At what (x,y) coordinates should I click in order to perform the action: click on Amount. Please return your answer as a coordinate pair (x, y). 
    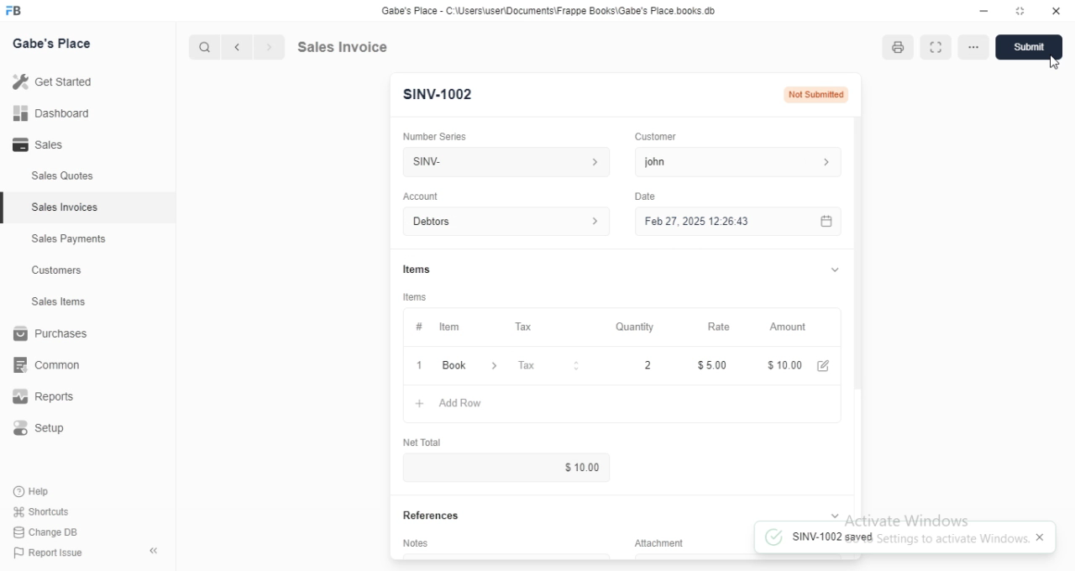
    Looking at the image, I should click on (792, 327).